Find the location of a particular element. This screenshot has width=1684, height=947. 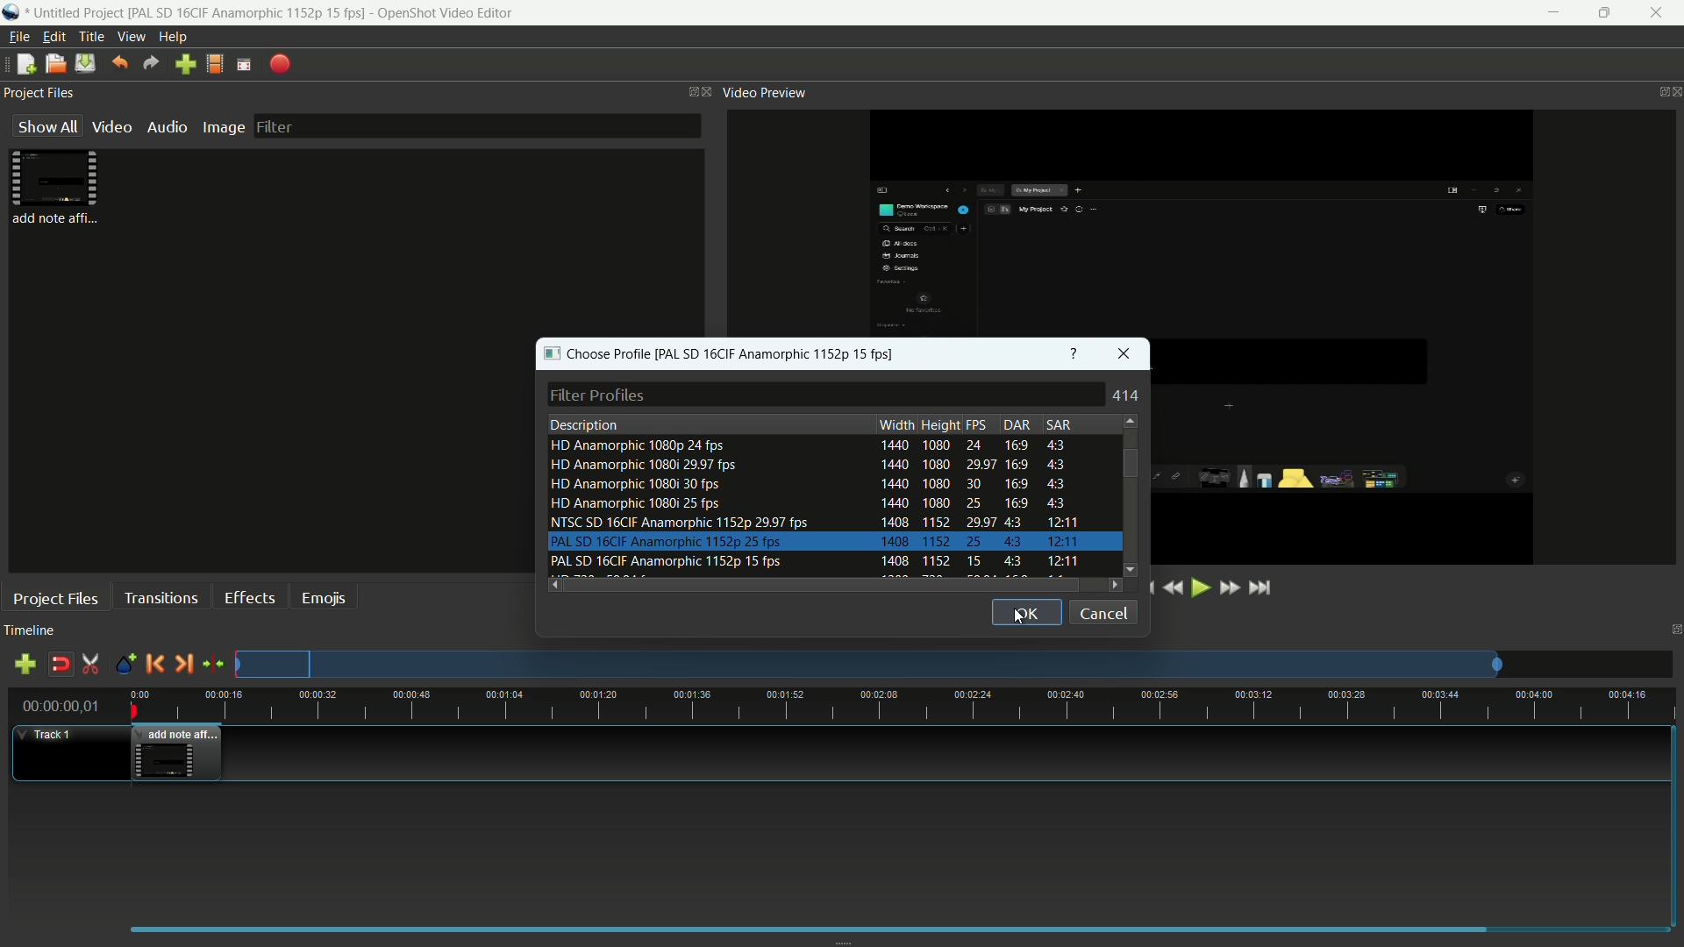

dar is located at coordinates (1017, 424).